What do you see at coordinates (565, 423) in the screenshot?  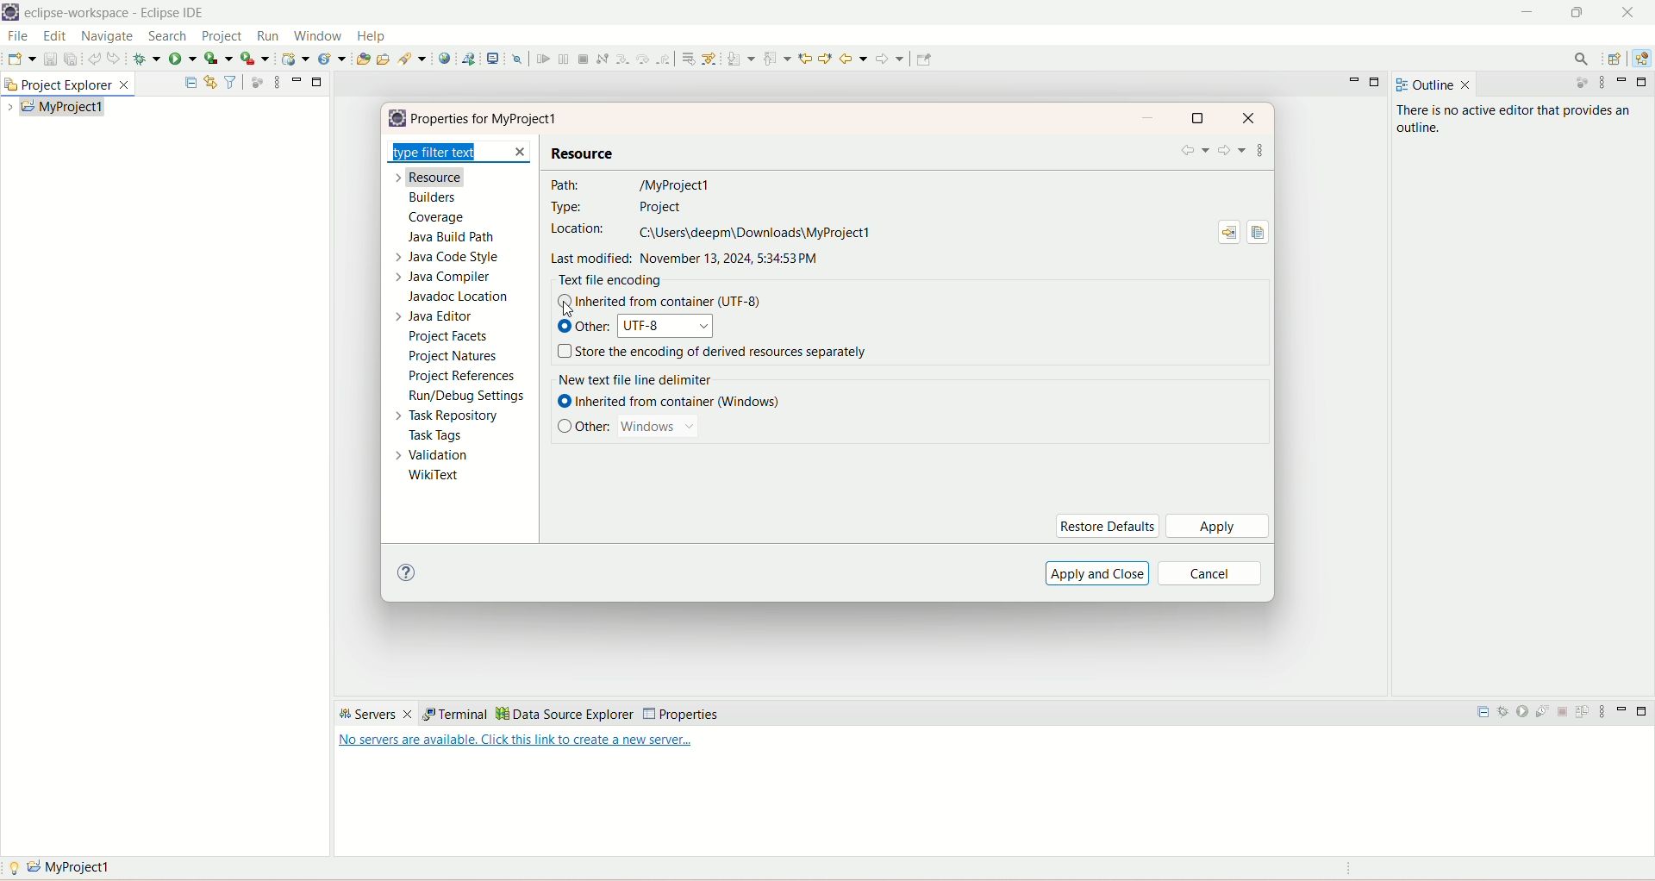 I see `check box` at bounding box center [565, 423].